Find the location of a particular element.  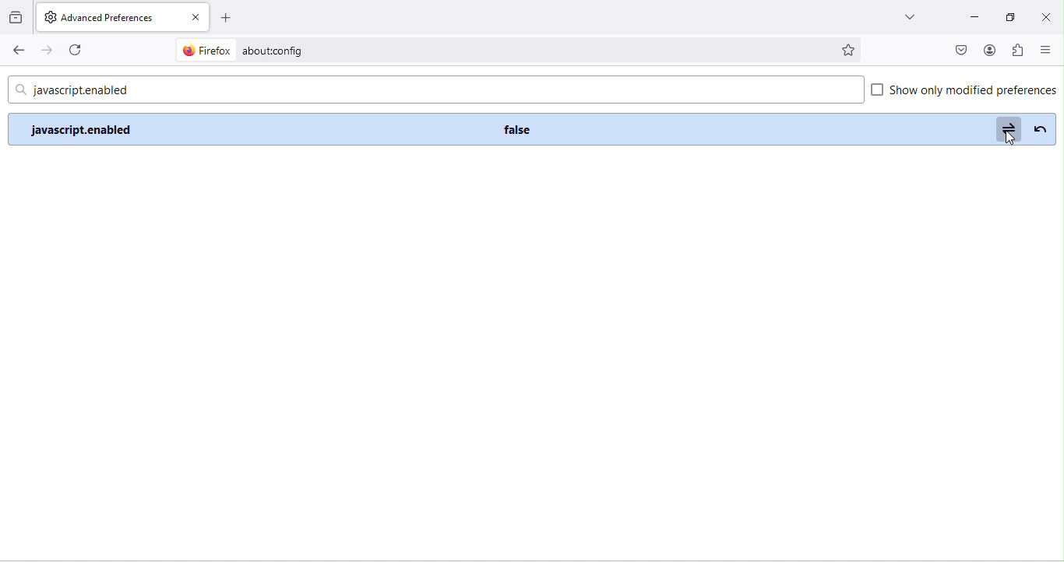

extension is located at coordinates (1020, 51).